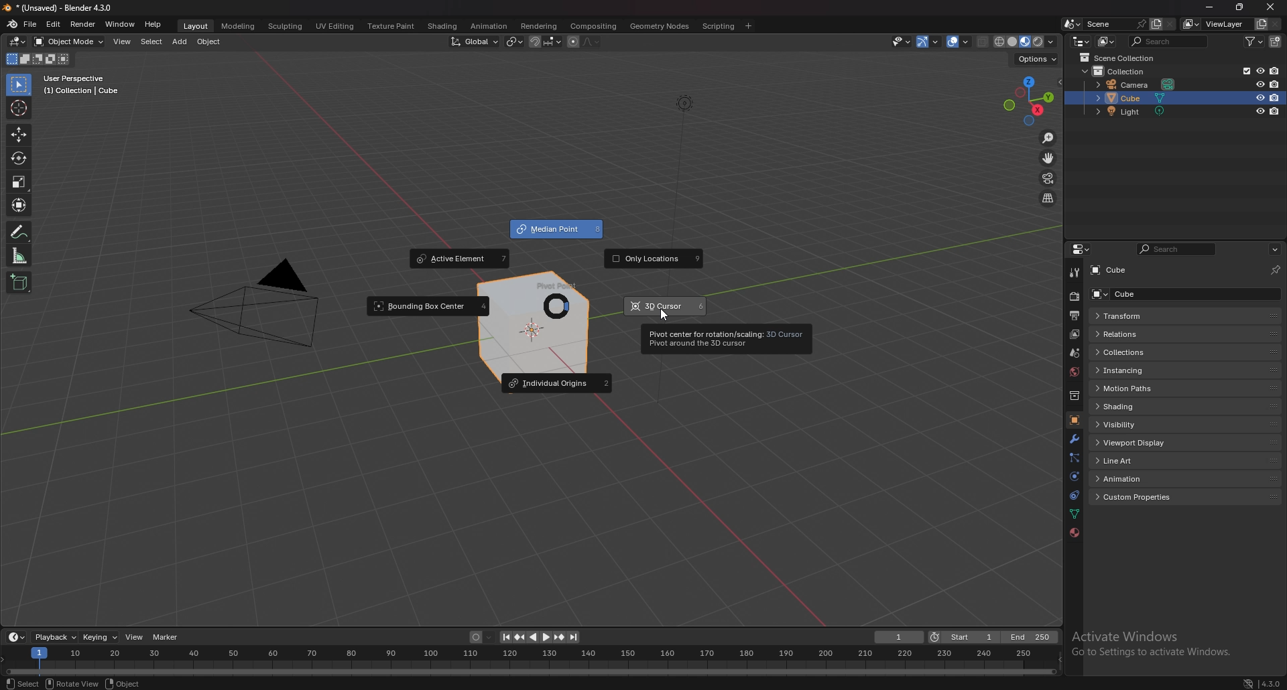  I want to click on layout, so click(195, 26).